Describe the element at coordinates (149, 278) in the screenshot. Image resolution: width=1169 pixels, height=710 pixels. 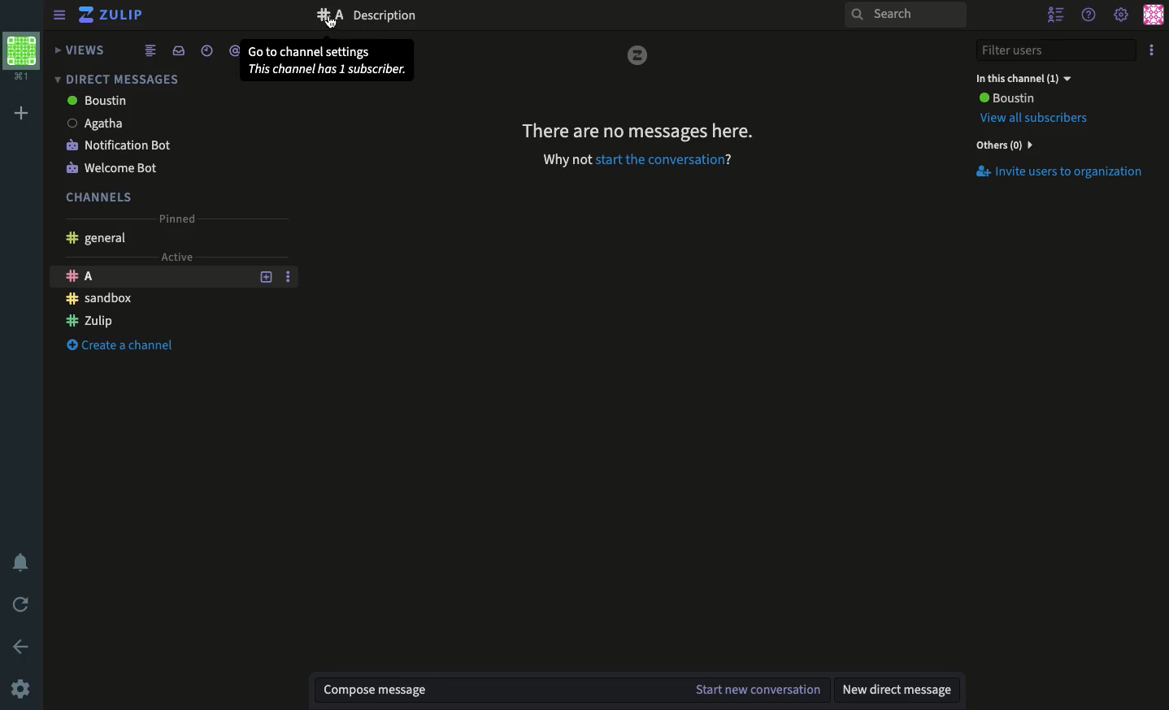
I see `A` at that location.